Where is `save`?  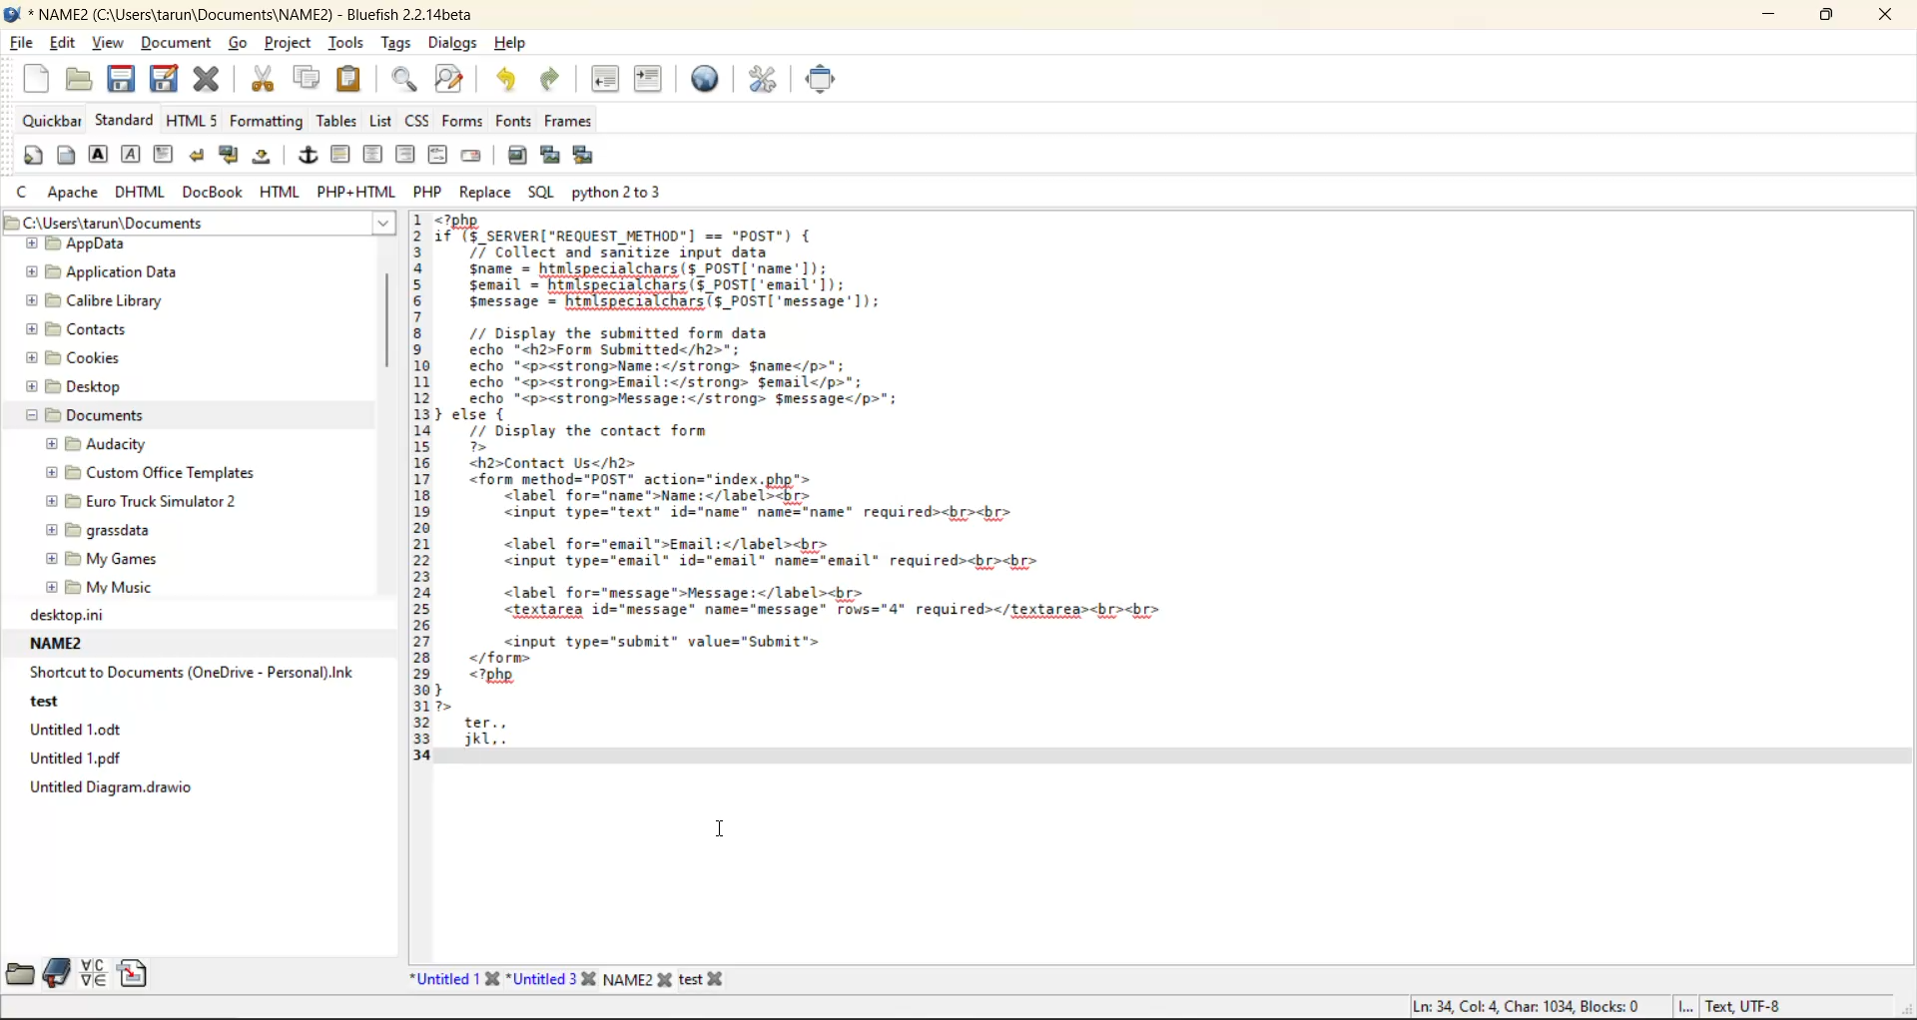
save is located at coordinates (123, 79).